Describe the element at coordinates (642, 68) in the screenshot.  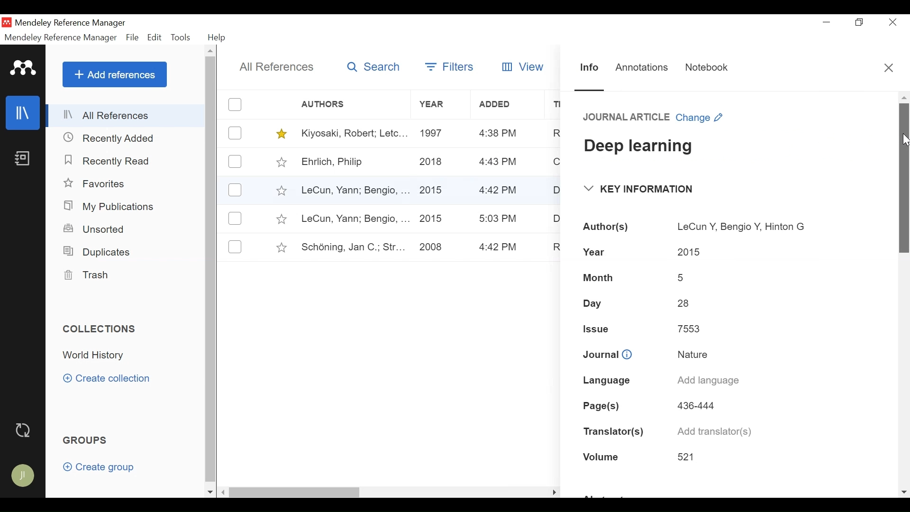
I see `Annotations` at that location.